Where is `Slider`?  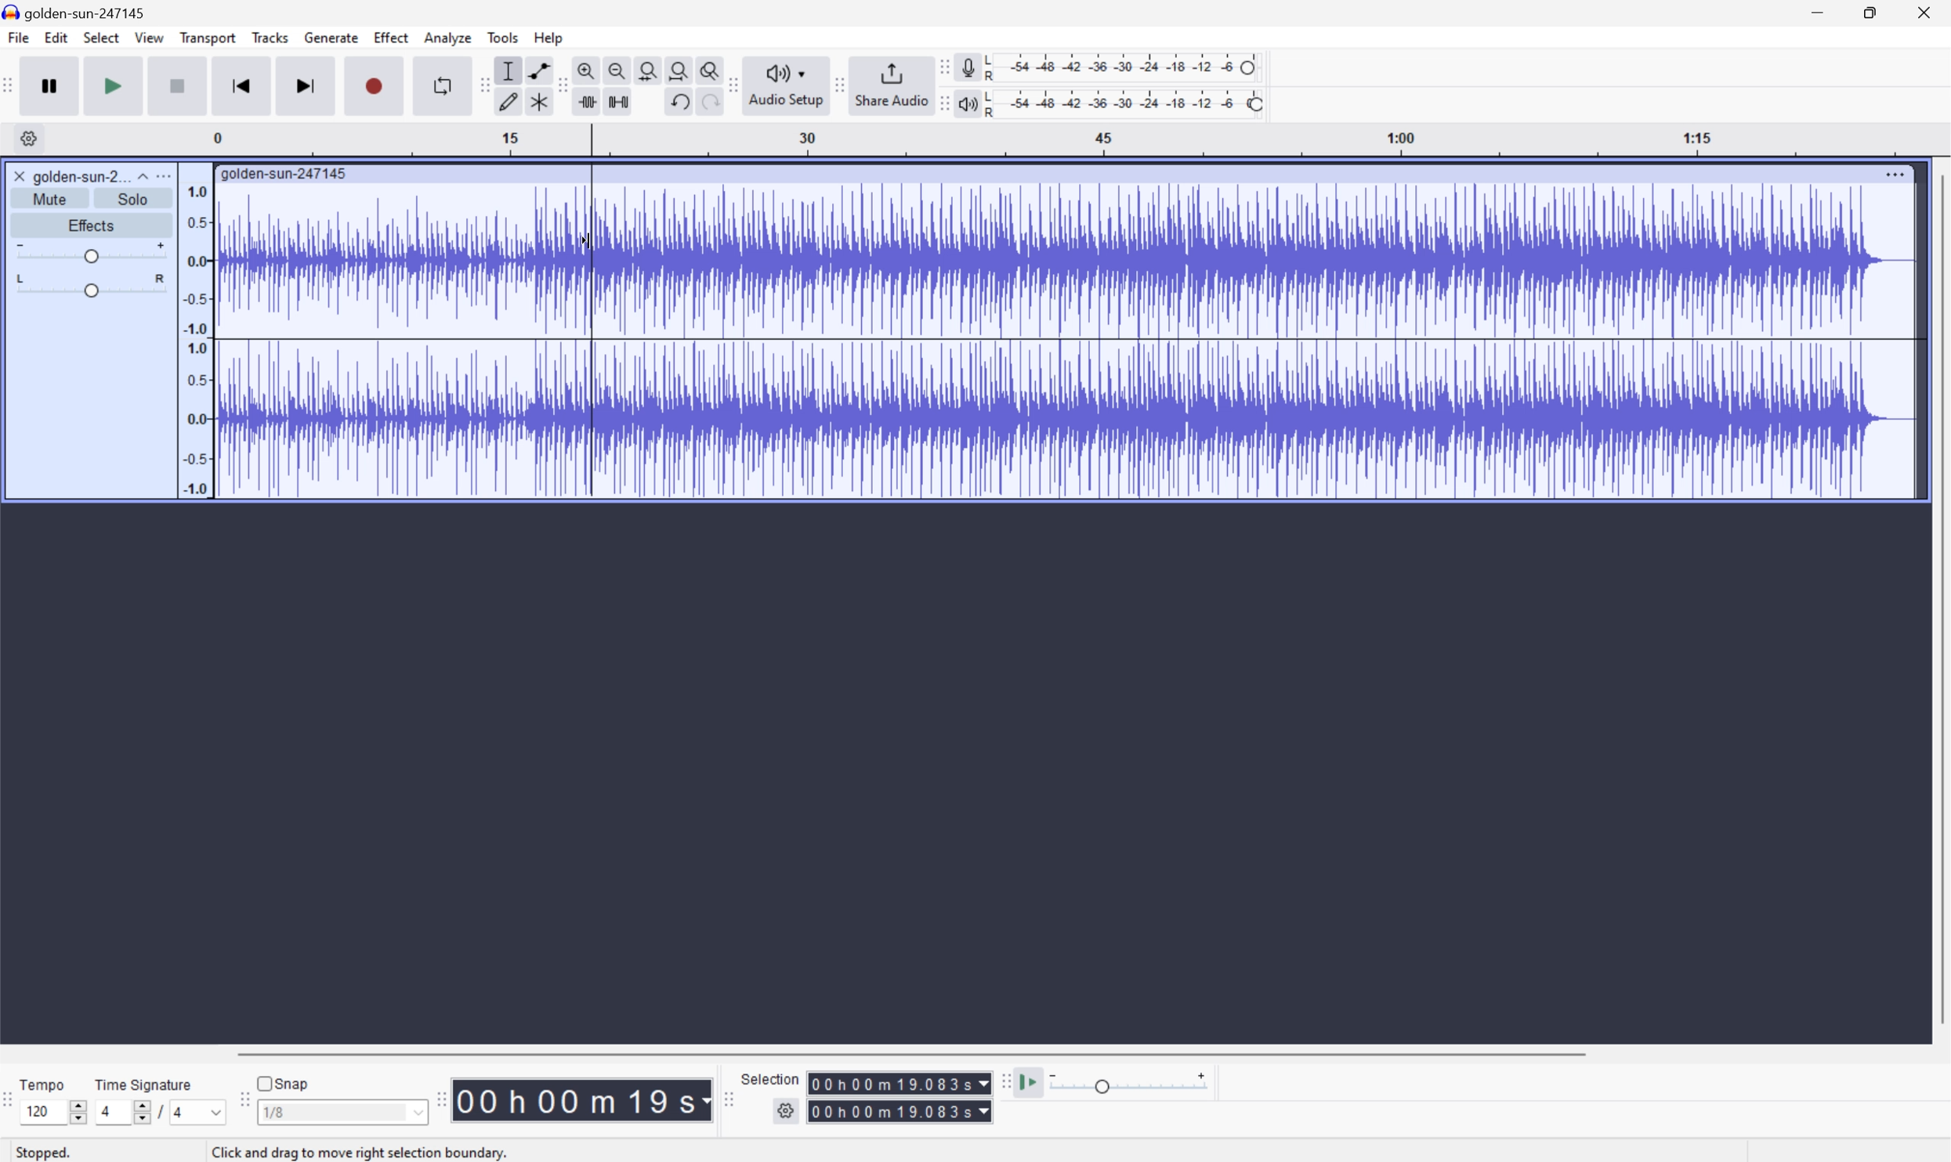 Slider is located at coordinates (133, 1115).